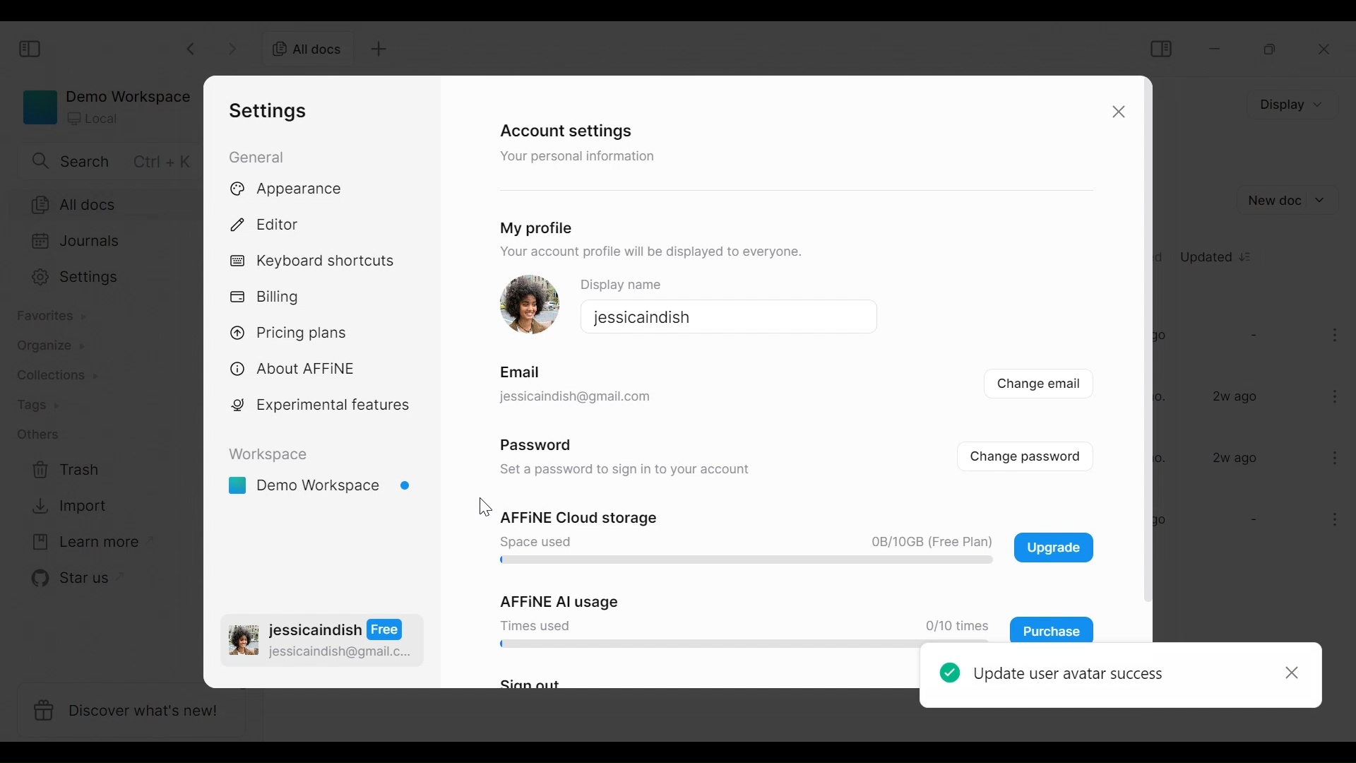 Image resolution: width=1356 pixels, height=763 pixels. Describe the element at coordinates (551, 600) in the screenshot. I see `AFFINE Al usage` at that location.